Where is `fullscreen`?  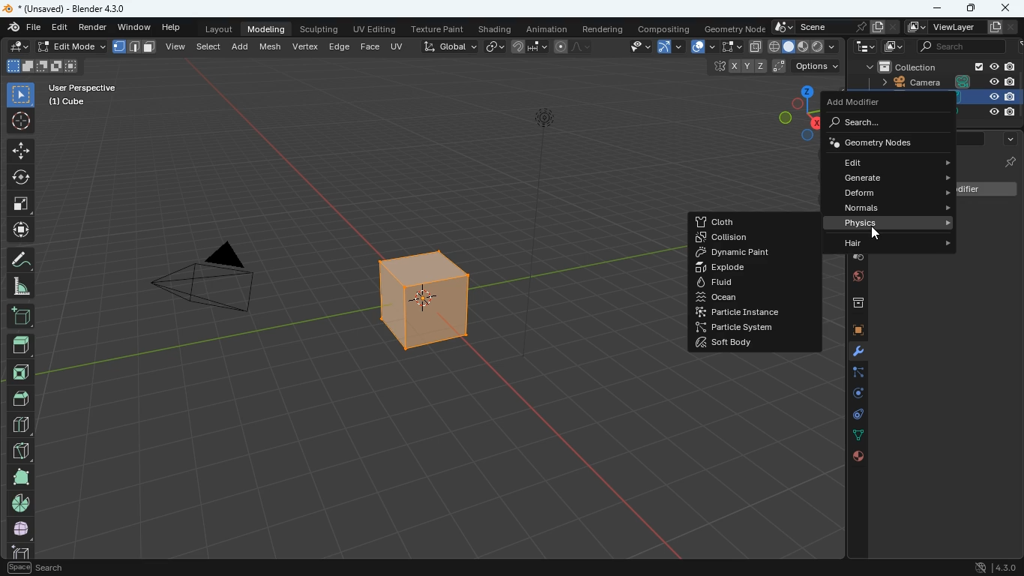
fullscreen is located at coordinates (22, 202).